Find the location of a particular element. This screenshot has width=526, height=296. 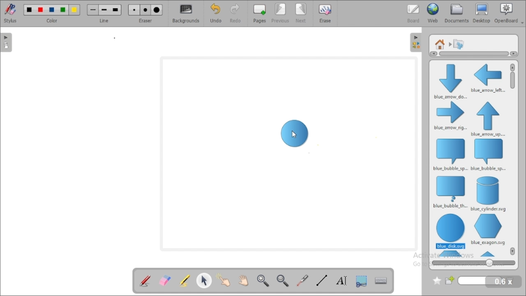

erase is located at coordinates (325, 13).